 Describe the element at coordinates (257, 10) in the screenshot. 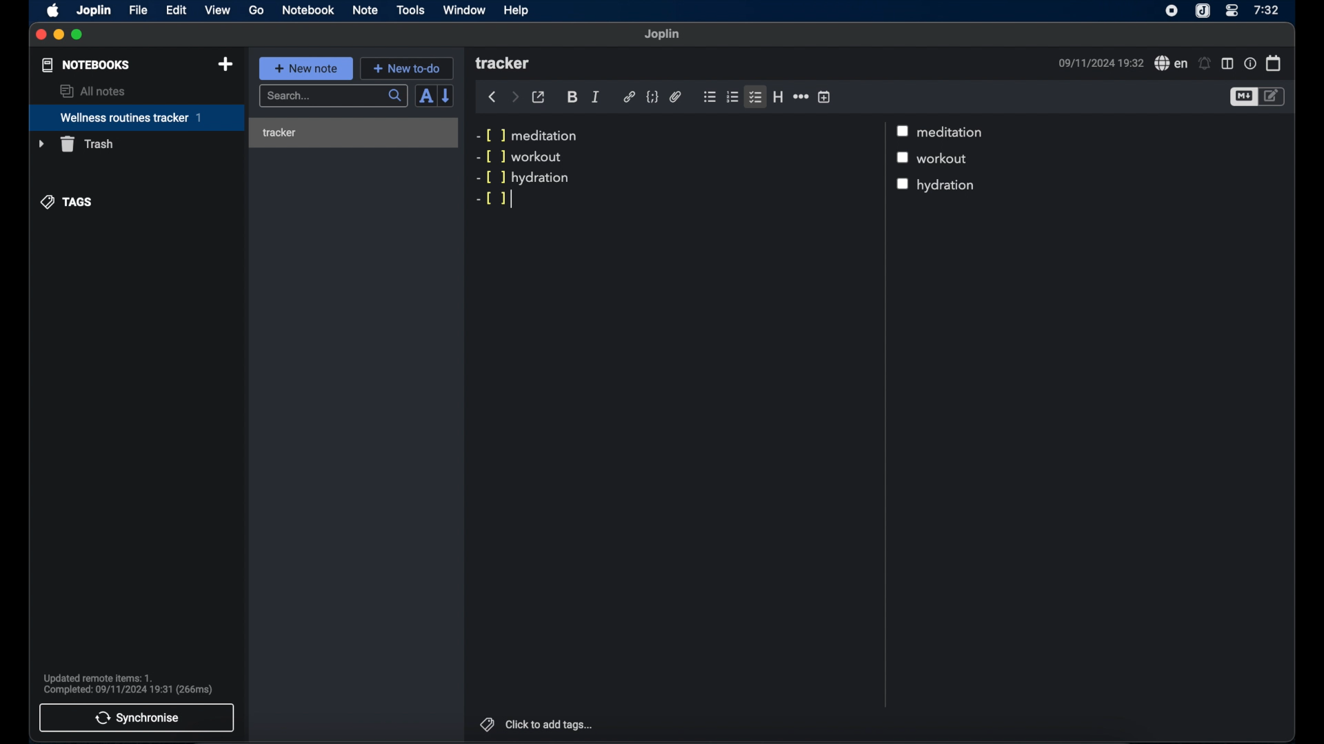

I see `go` at that location.